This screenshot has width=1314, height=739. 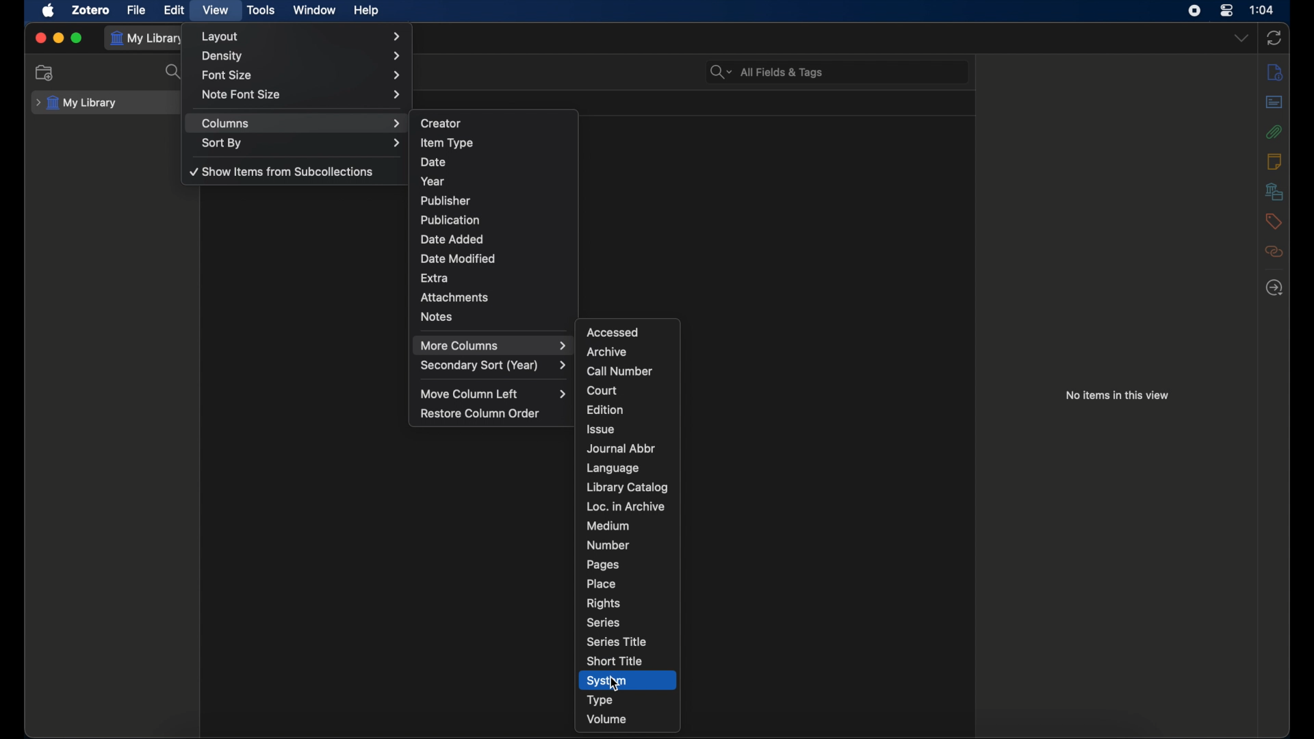 What do you see at coordinates (493, 346) in the screenshot?
I see `more columns` at bounding box center [493, 346].